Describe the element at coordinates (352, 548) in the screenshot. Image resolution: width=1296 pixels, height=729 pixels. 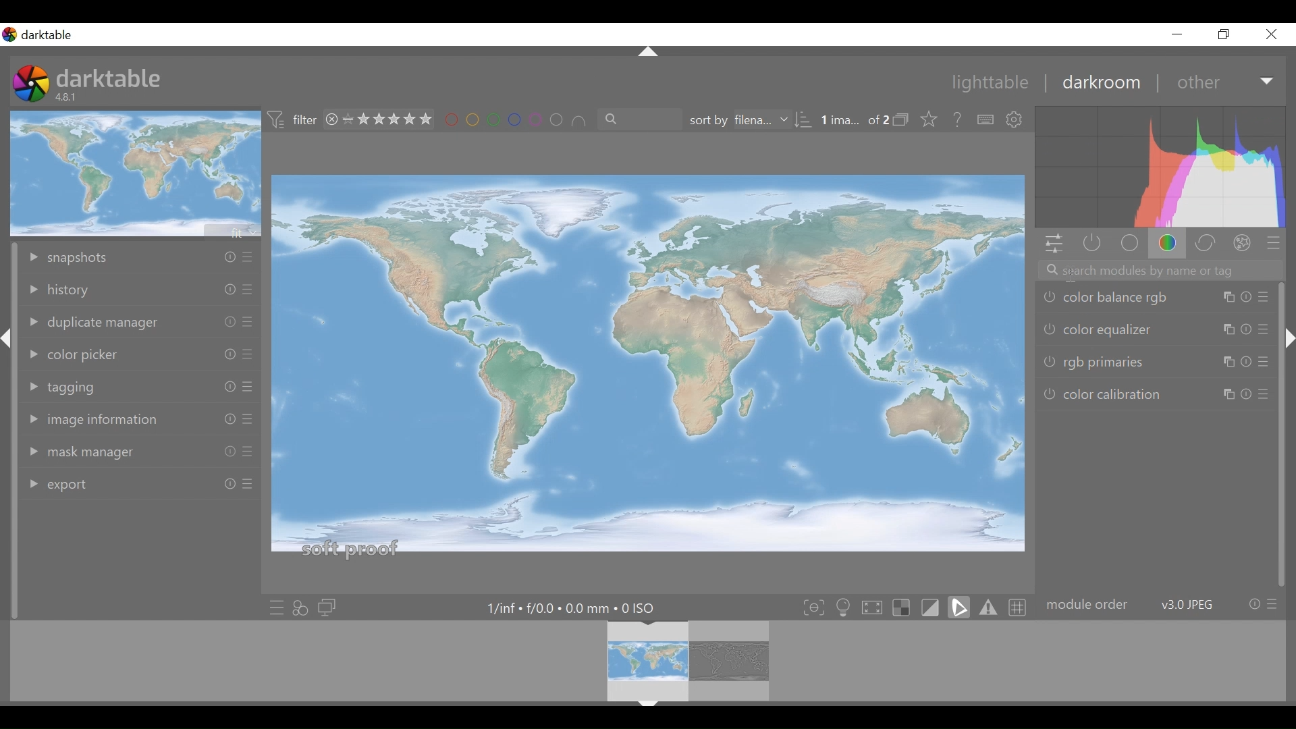
I see `soft proof` at that location.